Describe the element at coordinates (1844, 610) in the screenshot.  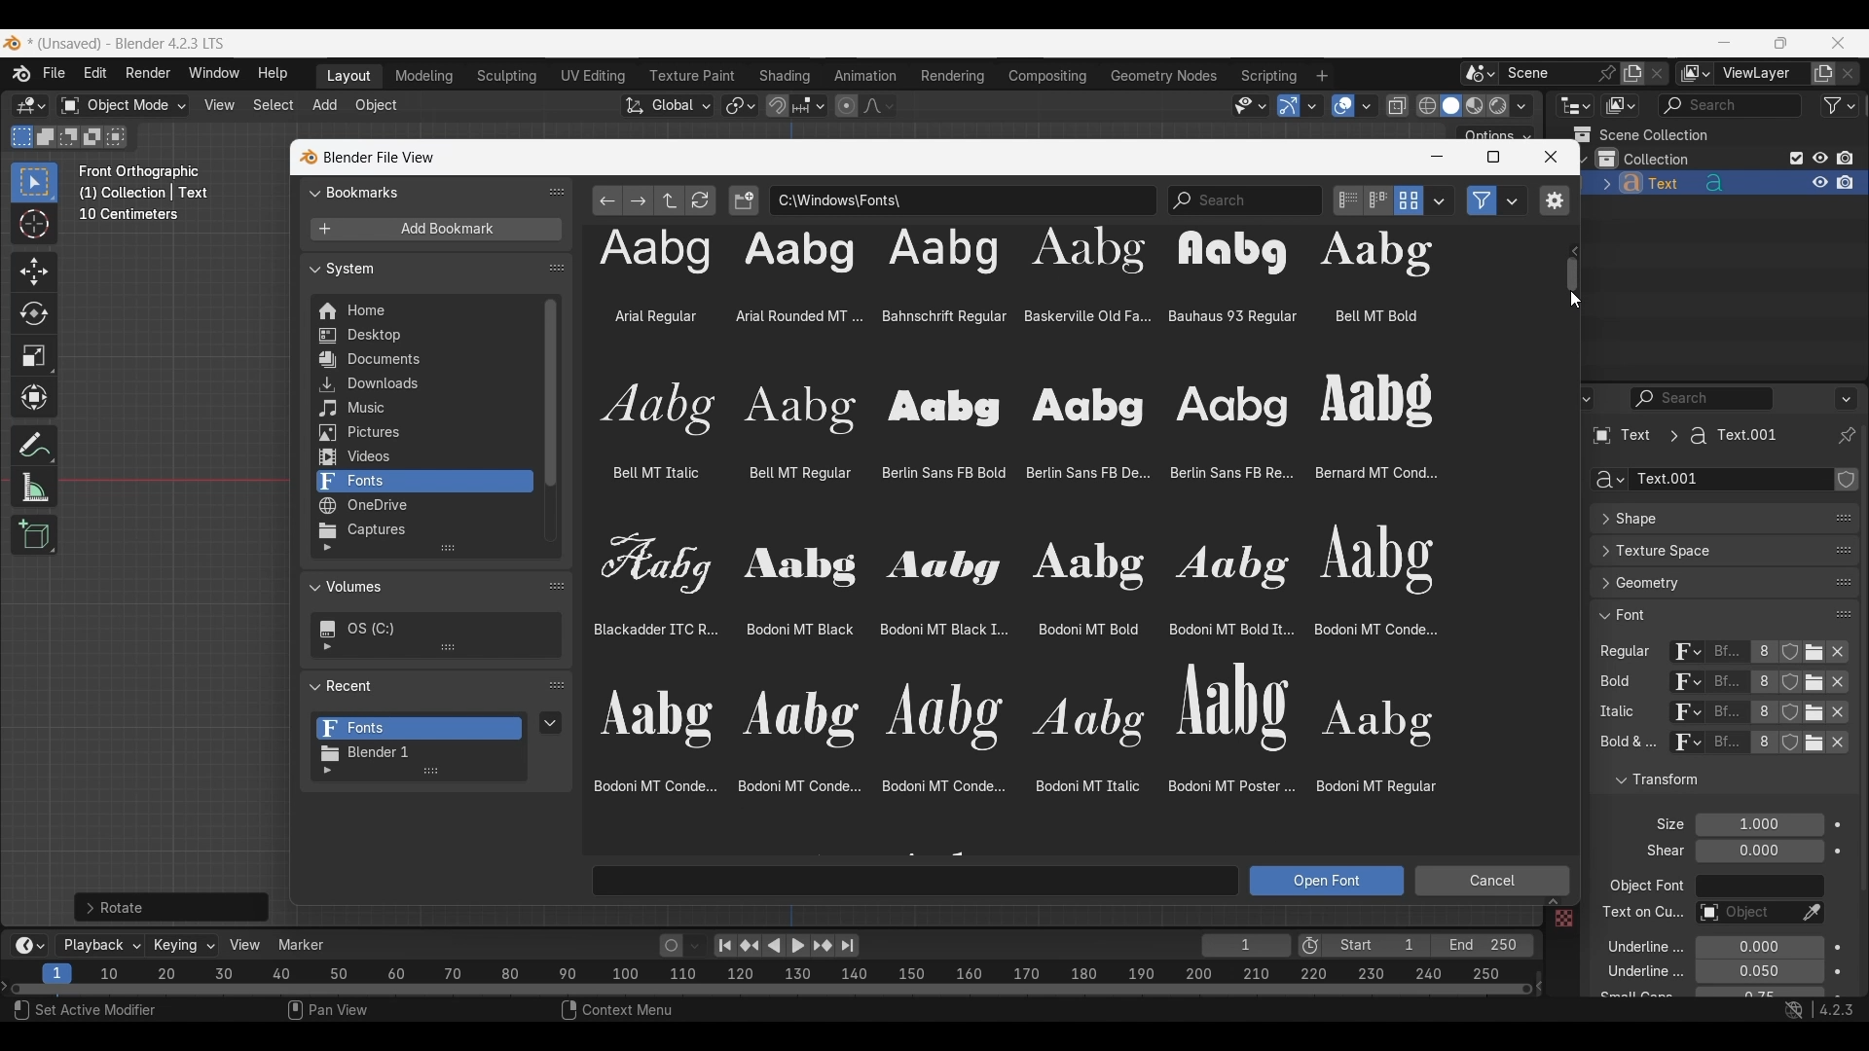
I see `Change position in the list ` at that location.